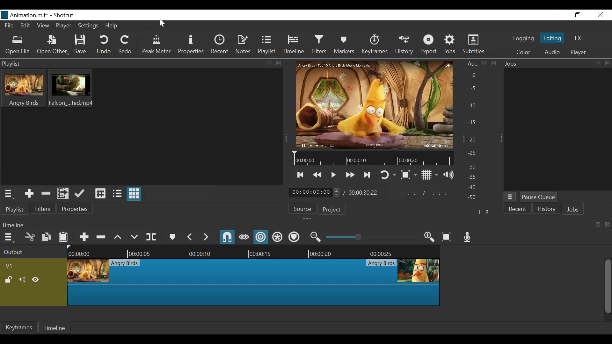 The image size is (612, 344). I want to click on Settings, so click(88, 25).